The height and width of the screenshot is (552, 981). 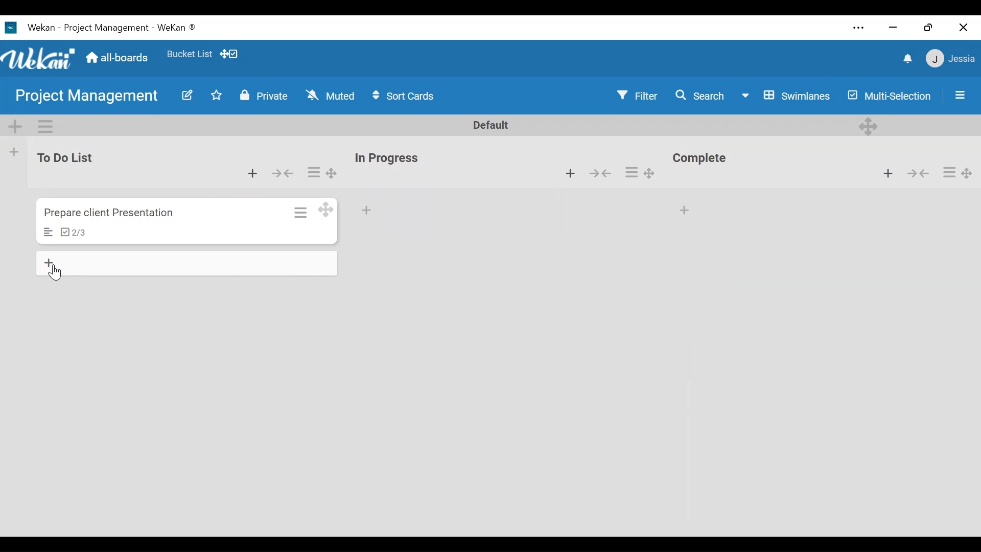 What do you see at coordinates (698, 96) in the screenshot?
I see `Search` at bounding box center [698, 96].